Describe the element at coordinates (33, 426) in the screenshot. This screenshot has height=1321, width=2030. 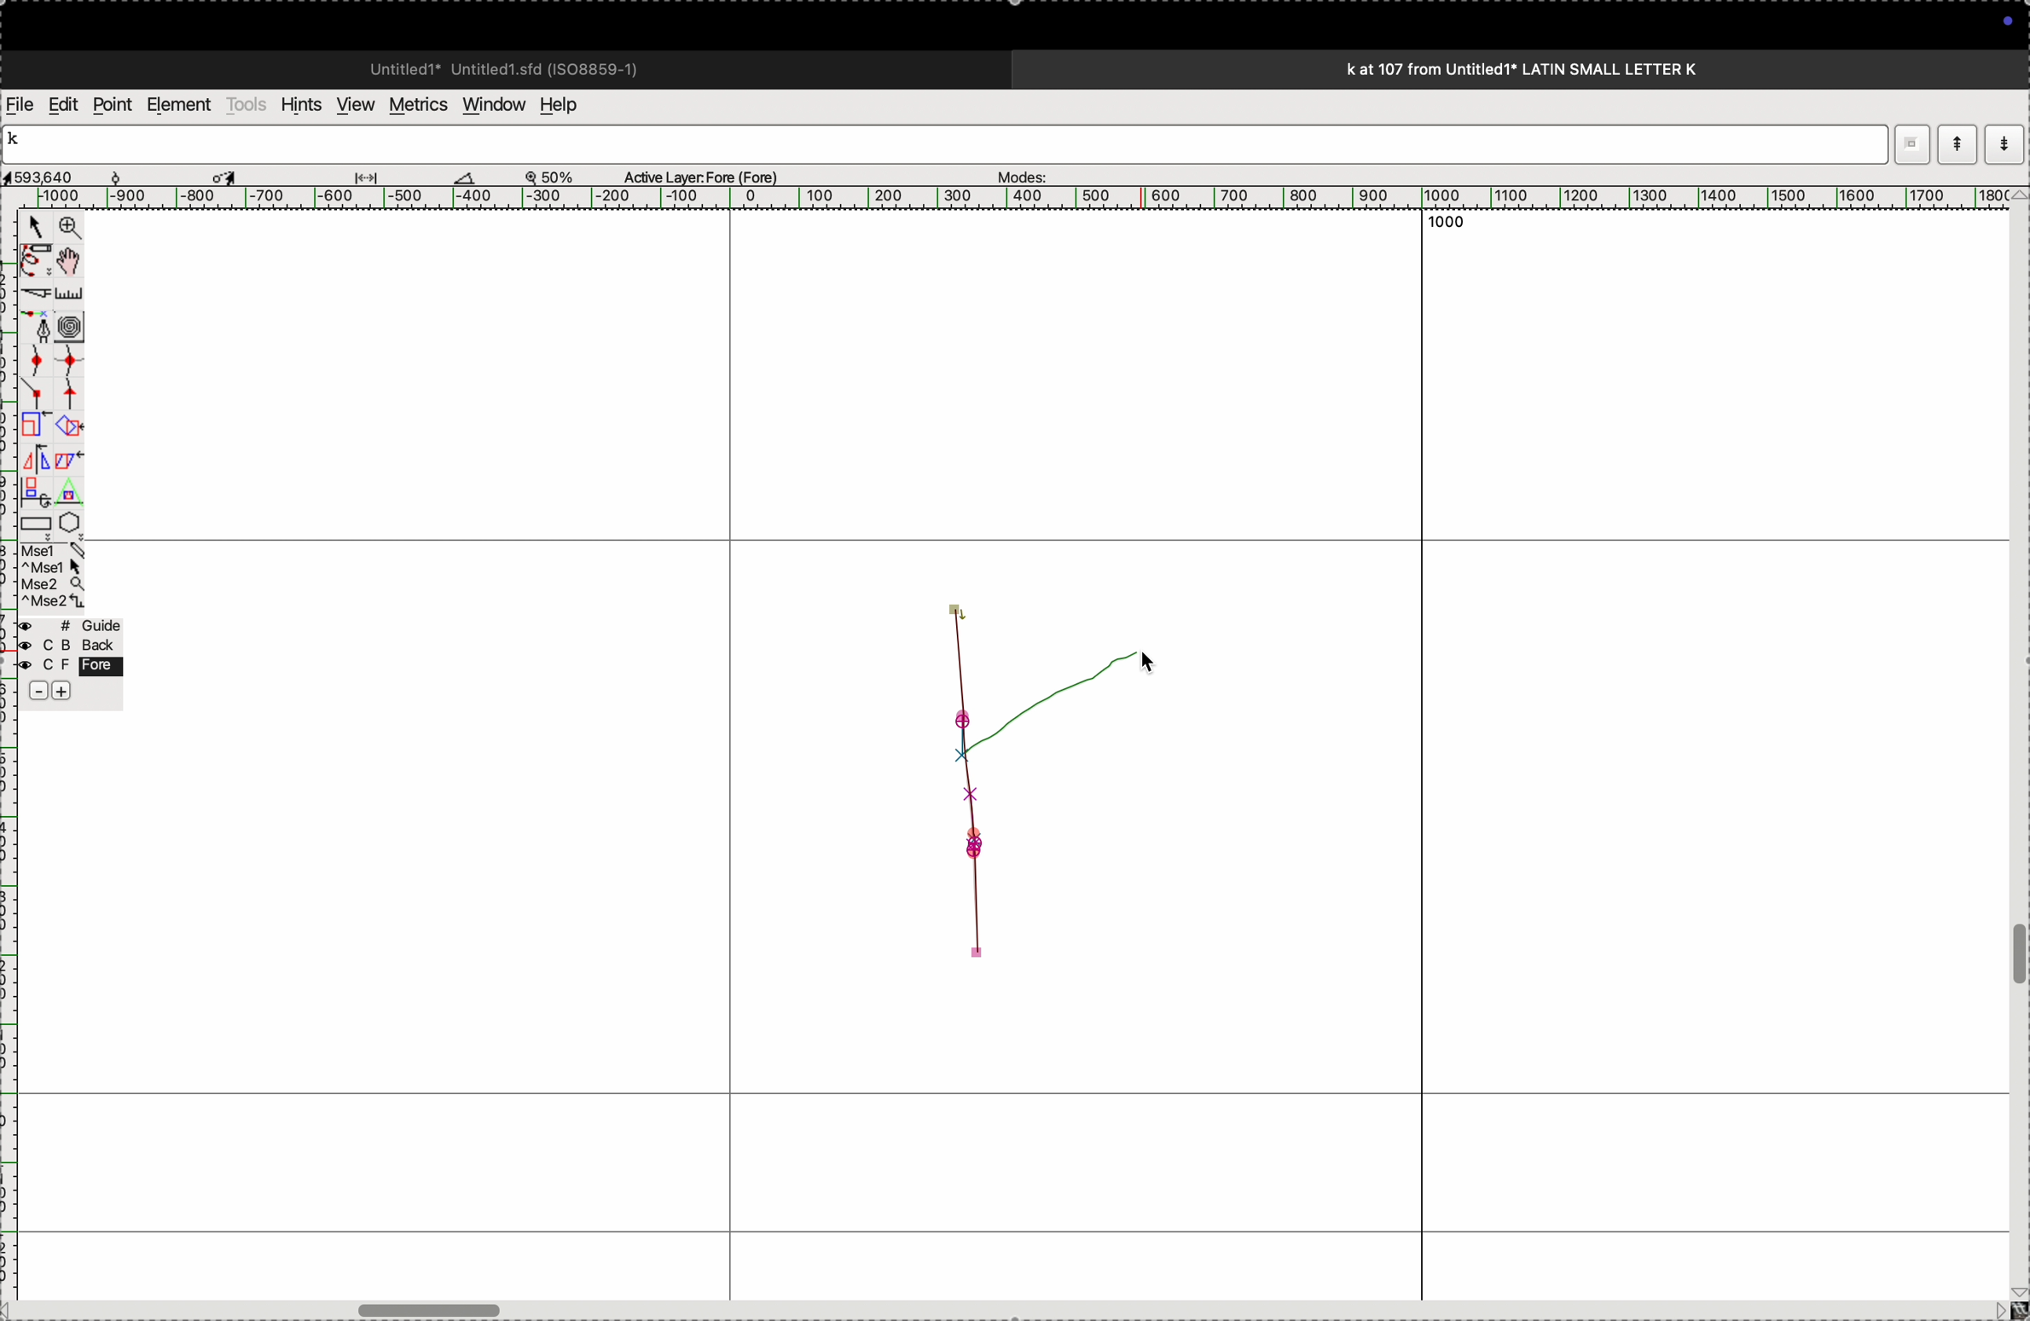
I see `clone` at that location.